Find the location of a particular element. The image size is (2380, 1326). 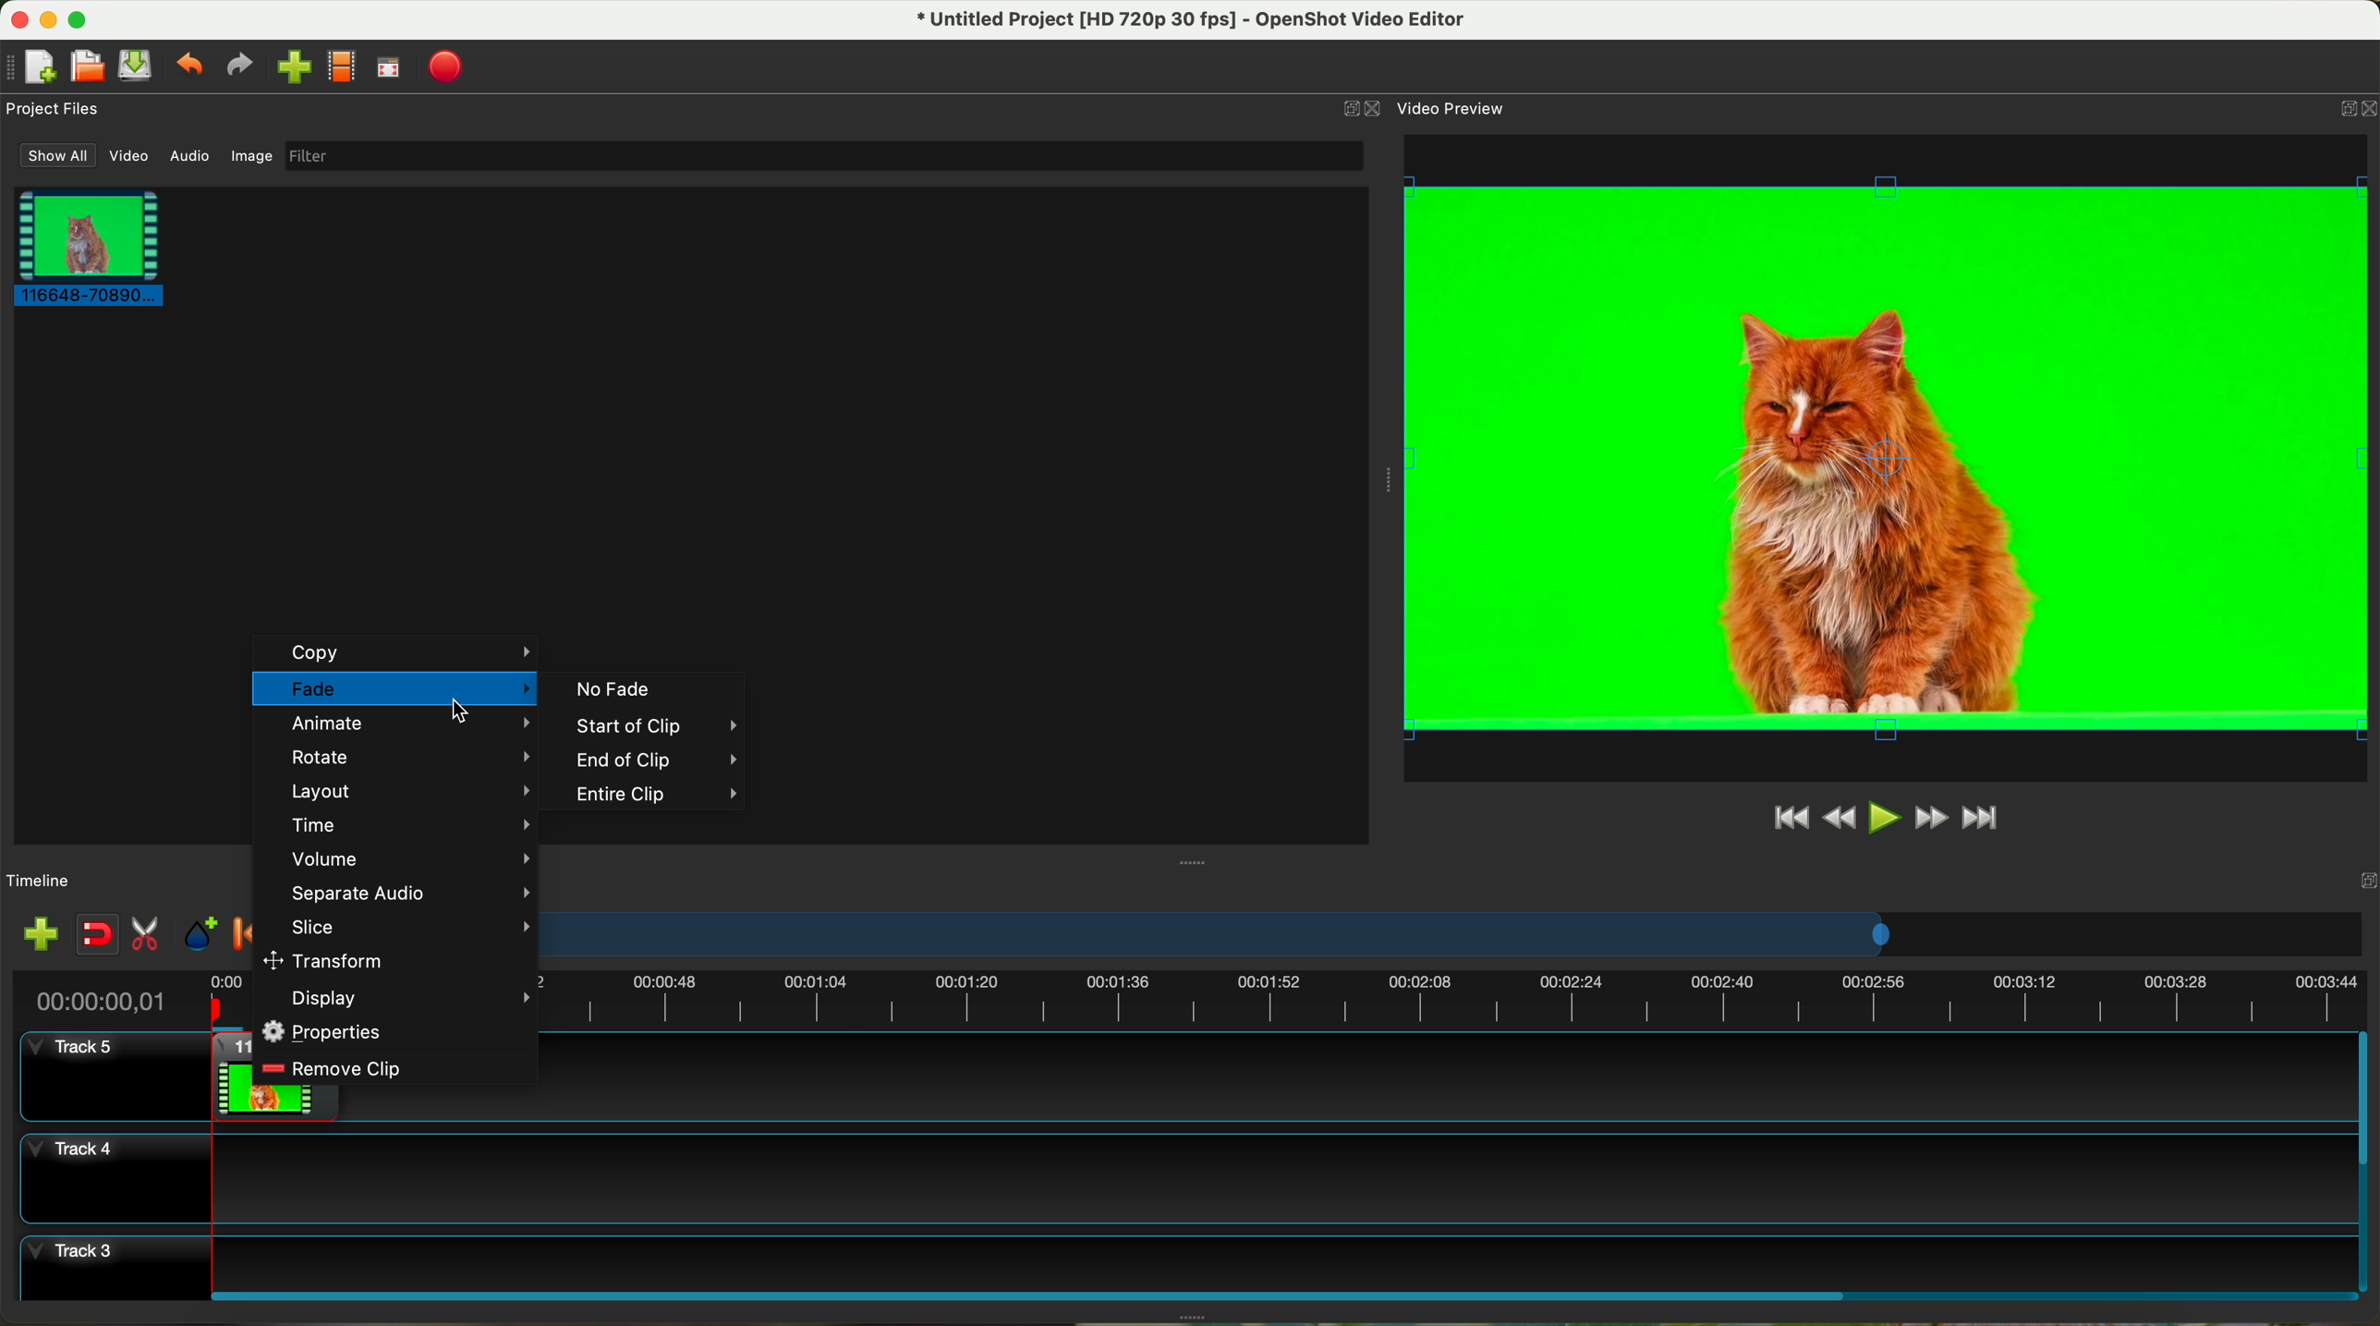

track 3 is located at coordinates (1185, 1259).